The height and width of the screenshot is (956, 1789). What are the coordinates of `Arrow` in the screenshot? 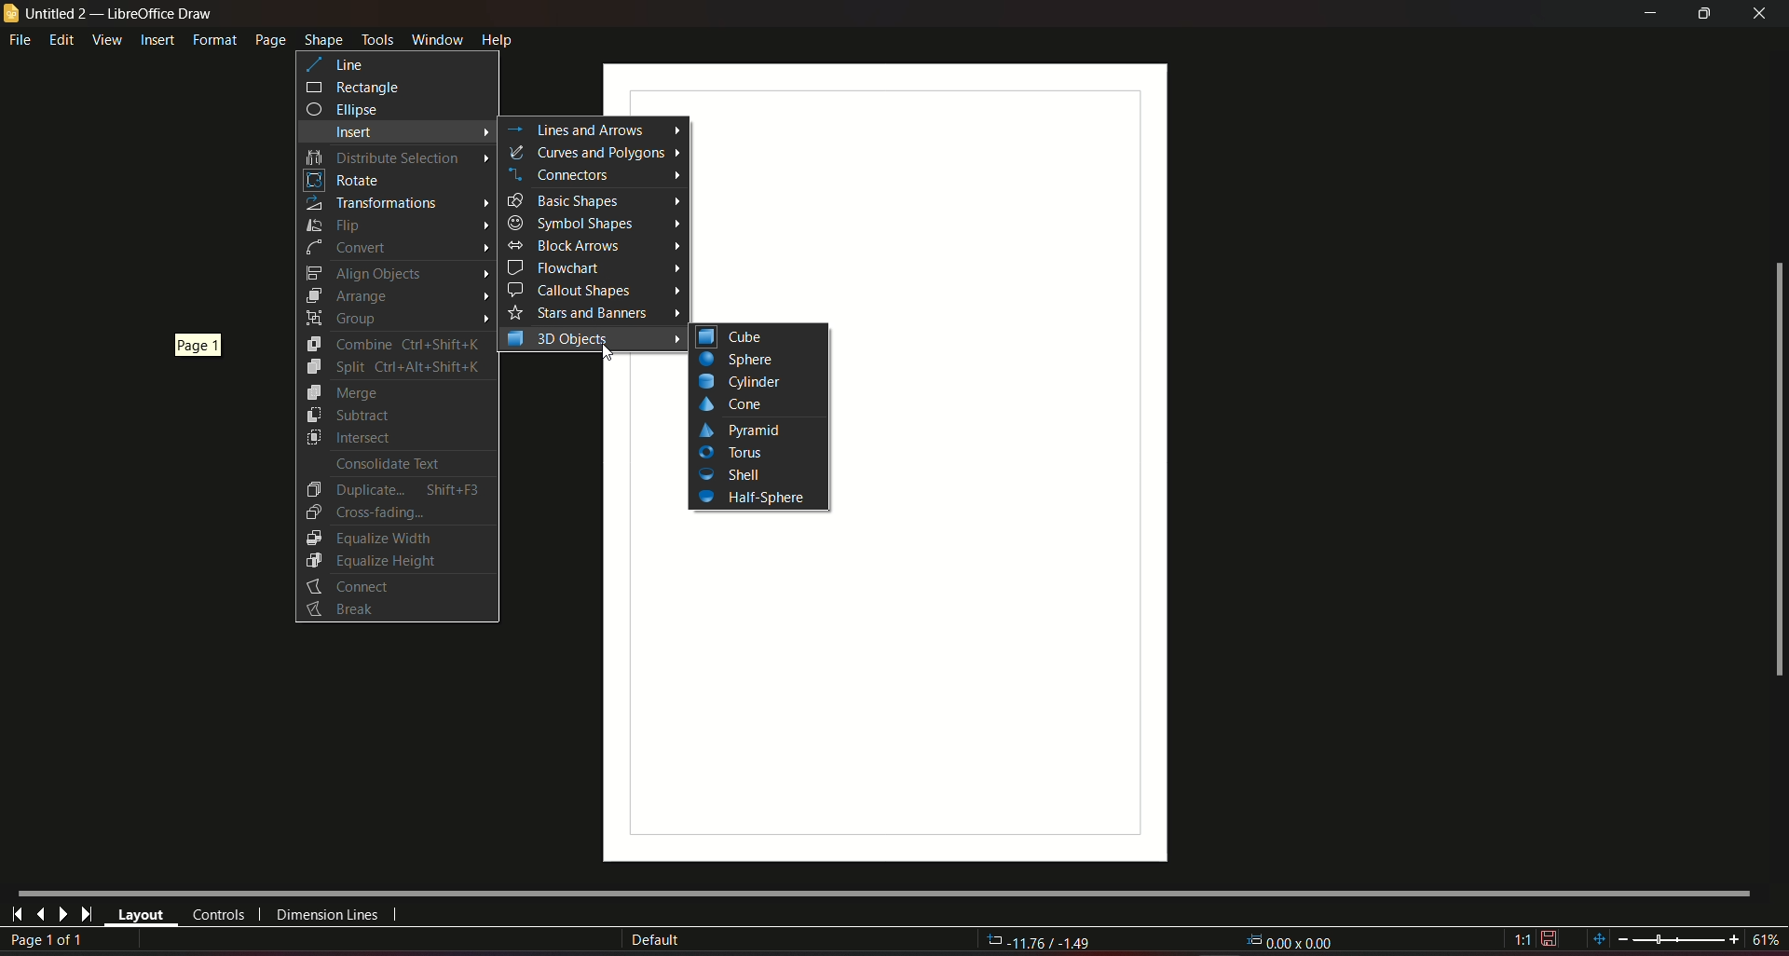 It's located at (483, 317).